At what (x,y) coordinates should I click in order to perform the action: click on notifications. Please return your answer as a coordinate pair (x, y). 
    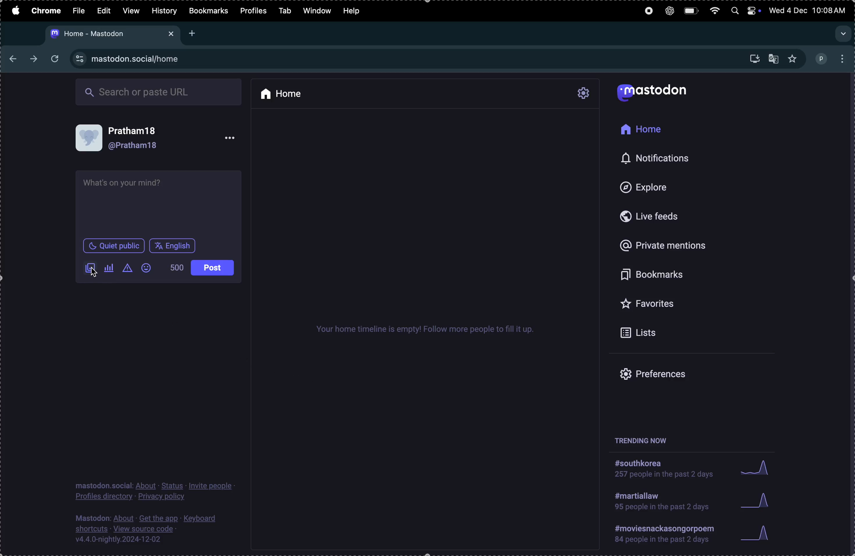
    Looking at the image, I should click on (649, 158).